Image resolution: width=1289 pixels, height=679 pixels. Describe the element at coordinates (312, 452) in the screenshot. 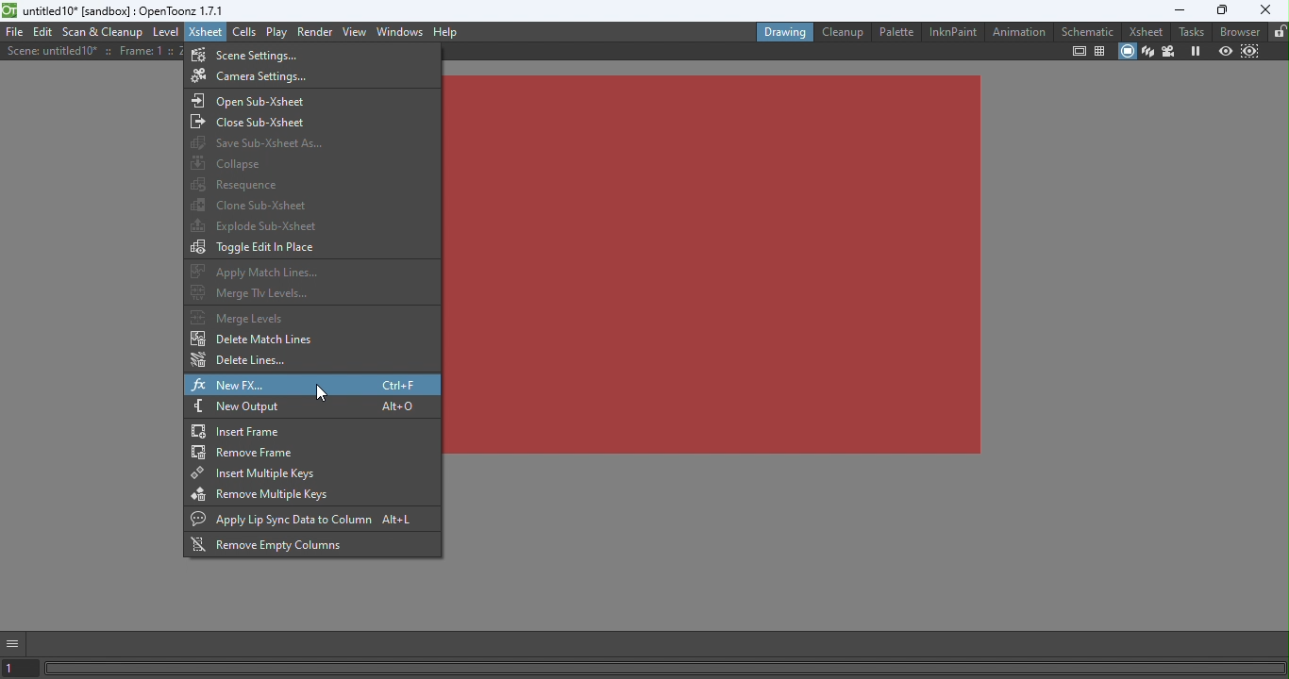

I see `Remove frame` at that location.